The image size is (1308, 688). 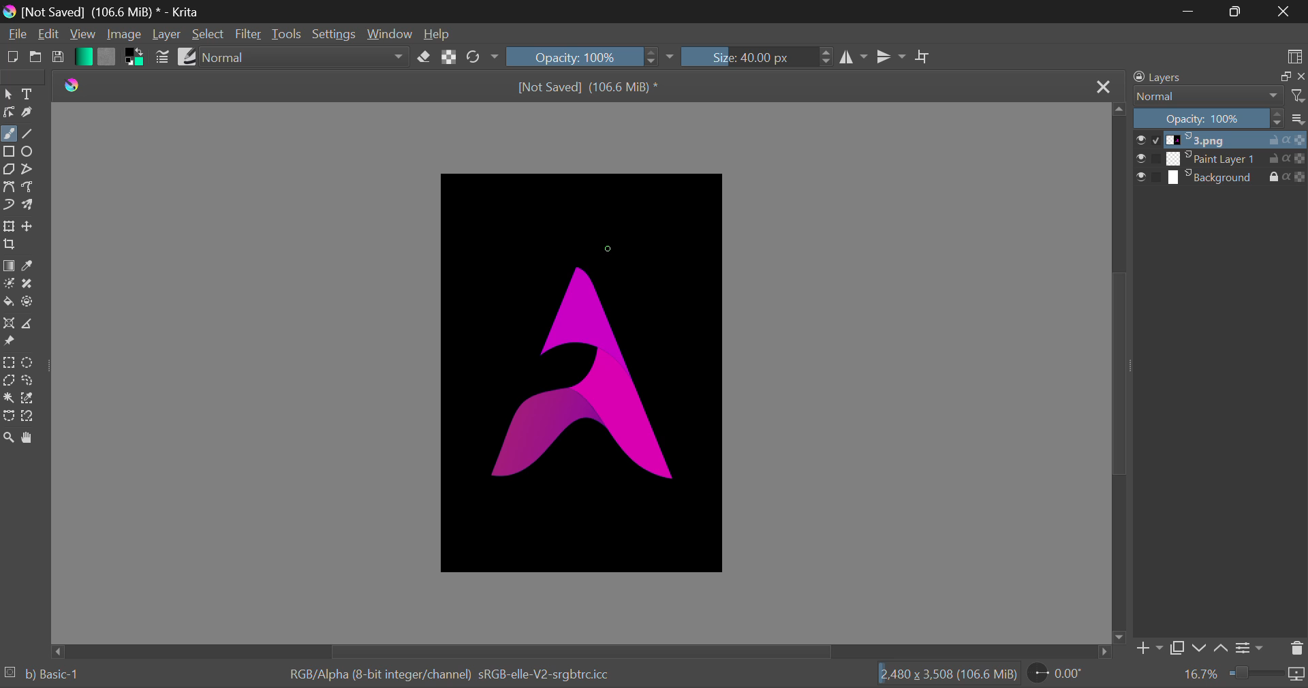 I want to click on 0.00, so click(x=1060, y=675).